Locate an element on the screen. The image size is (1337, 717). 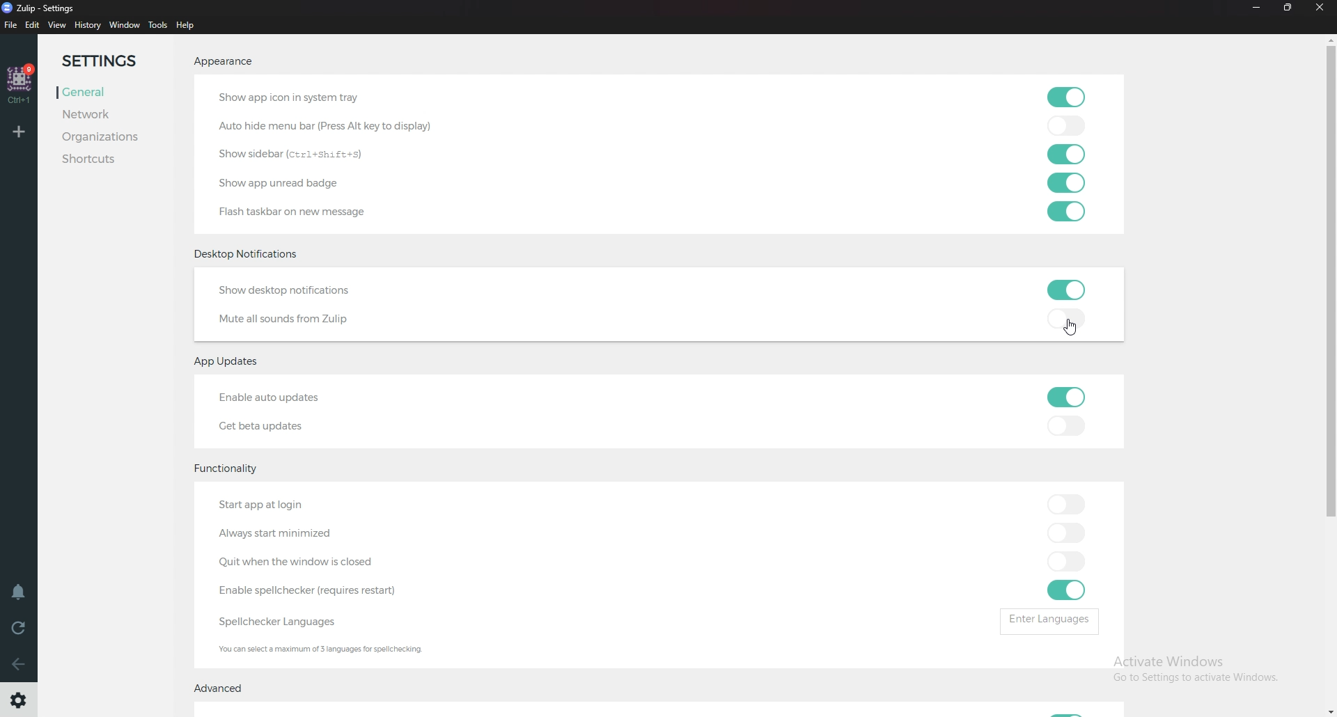
General is located at coordinates (101, 93).